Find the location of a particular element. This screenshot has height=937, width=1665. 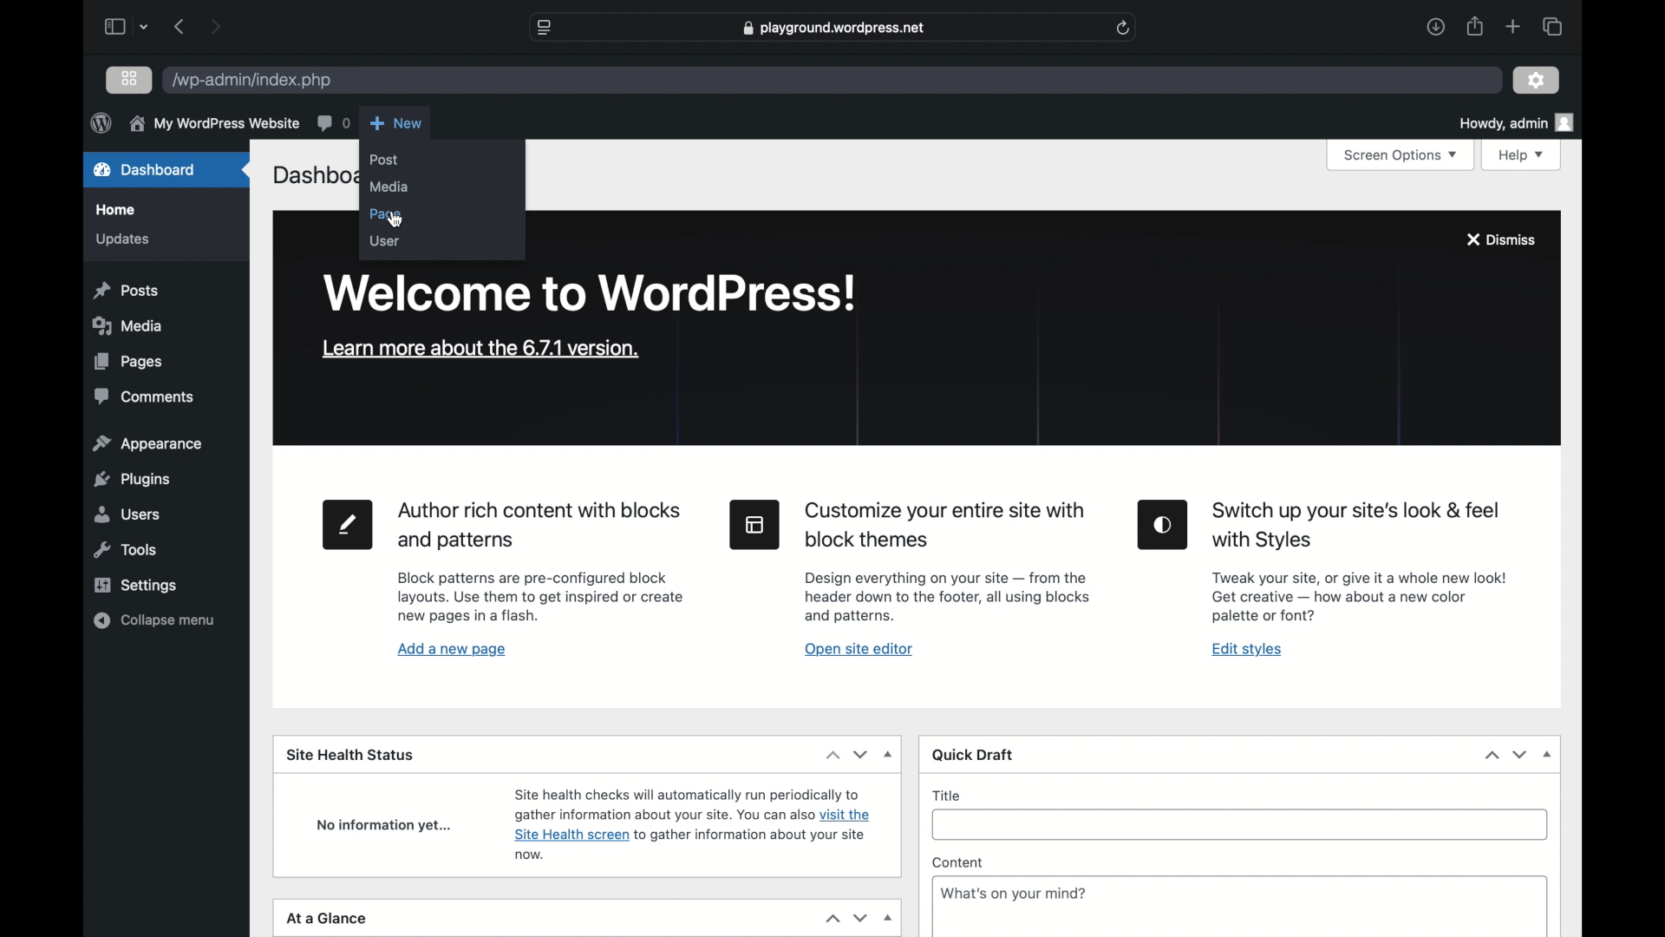

settings is located at coordinates (1537, 81).